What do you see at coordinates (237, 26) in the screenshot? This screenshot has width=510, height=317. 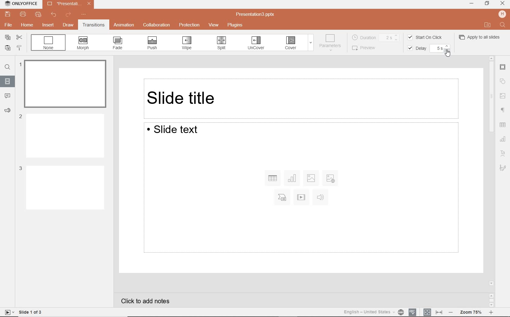 I see `plugins` at bounding box center [237, 26].